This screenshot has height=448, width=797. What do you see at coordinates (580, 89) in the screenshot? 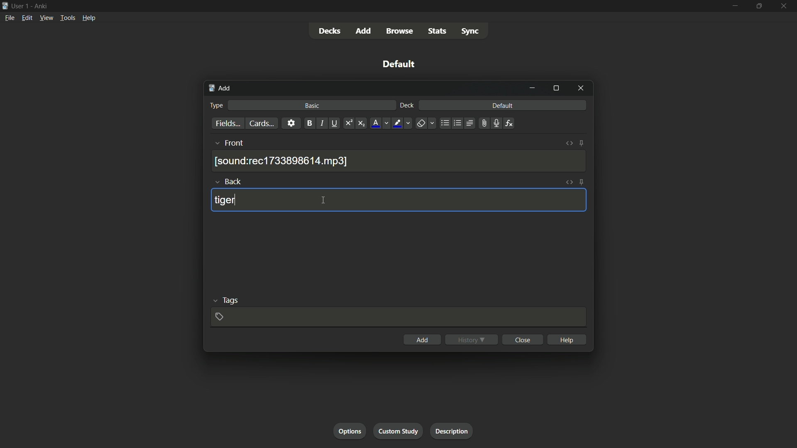
I see `close window` at bounding box center [580, 89].